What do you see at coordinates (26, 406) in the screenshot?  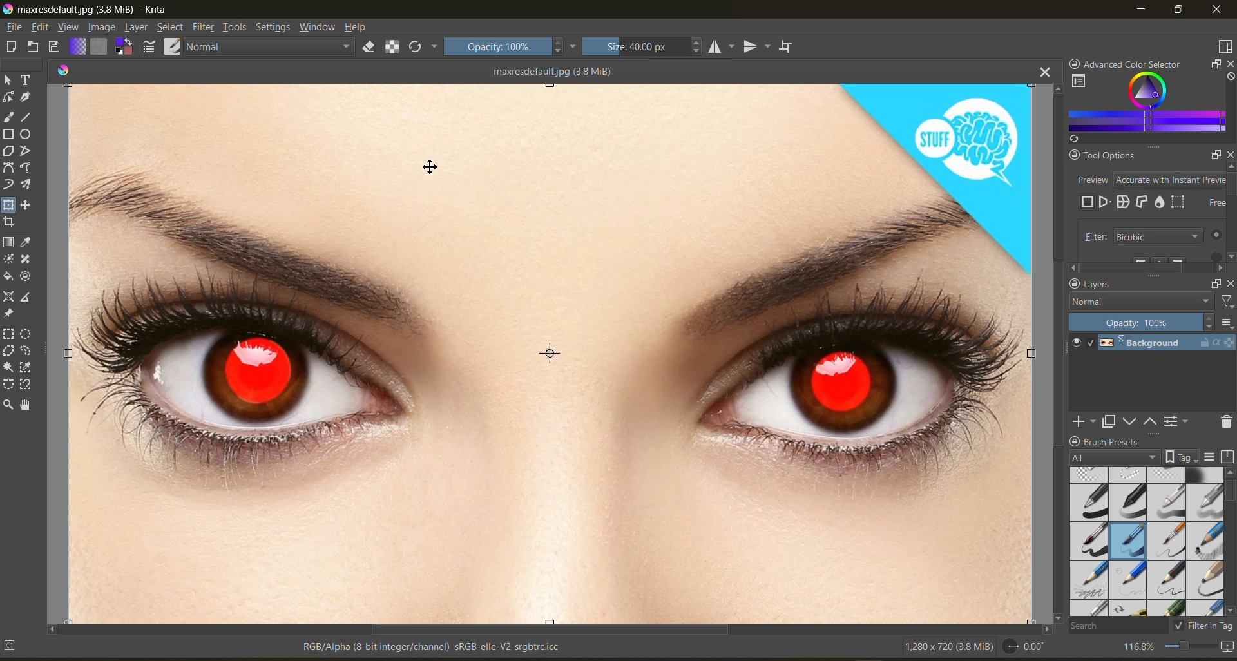 I see `tool` at bounding box center [26, 406].